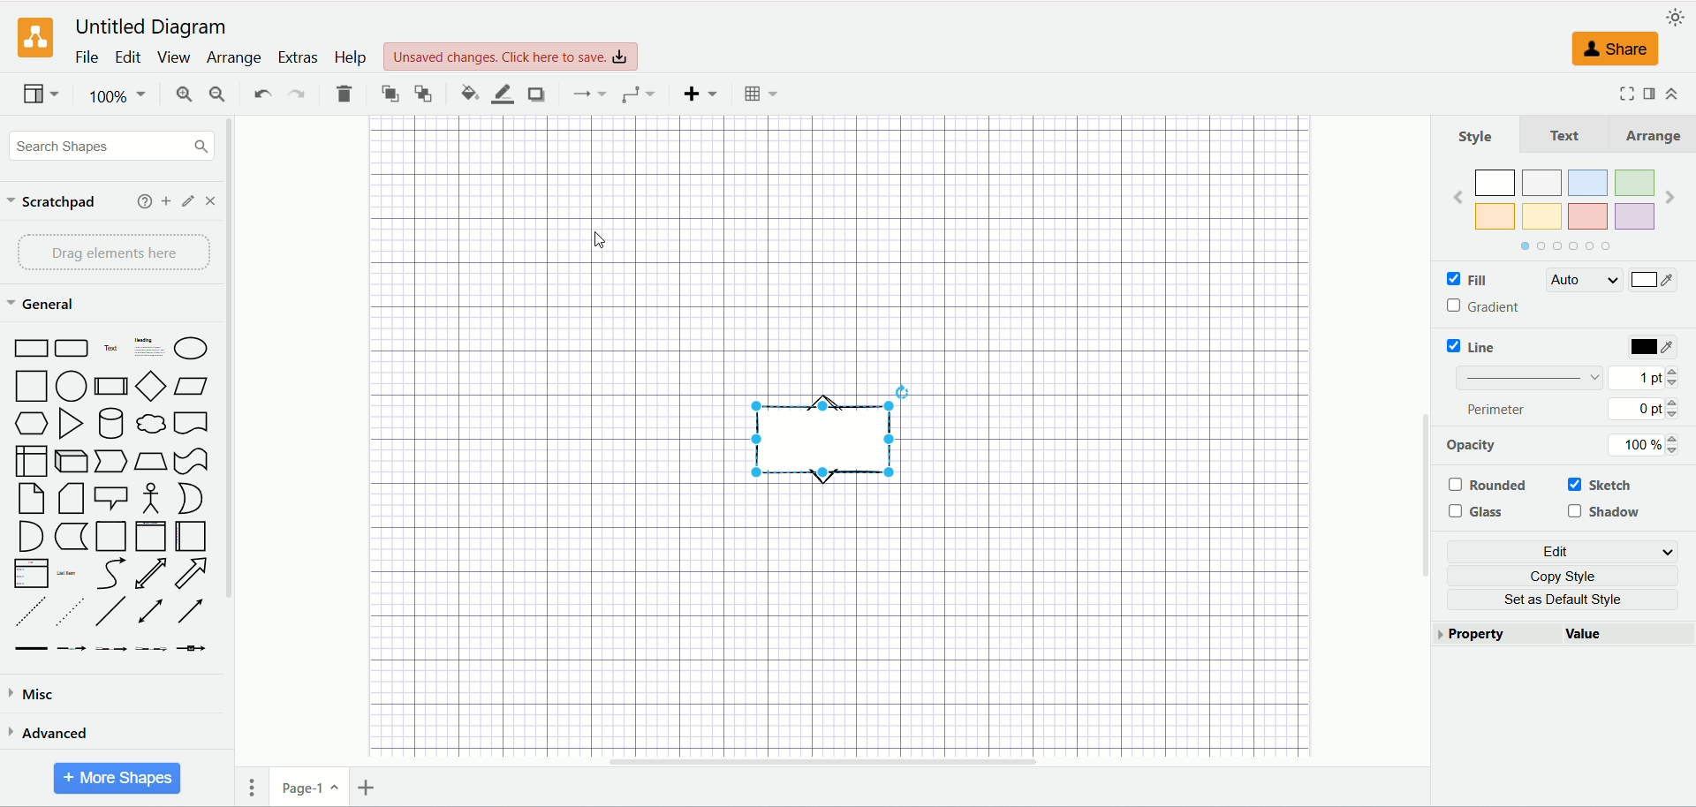 This screenshot has height=807, width=1696. What do you see at coordinates (298, 57) in the screenshot?
I see `extras` at bounding box center [298, 57].